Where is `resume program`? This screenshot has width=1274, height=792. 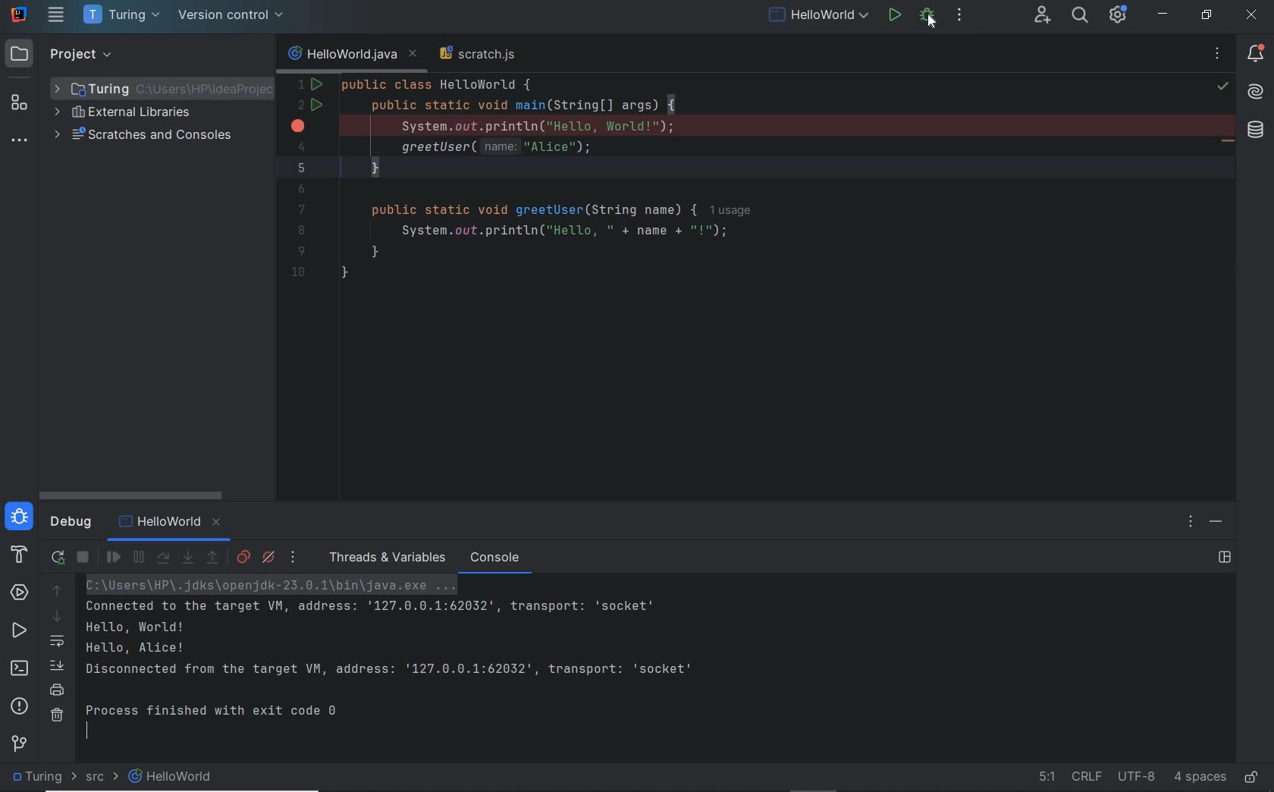 resume program is located at coordinates (115, 558).